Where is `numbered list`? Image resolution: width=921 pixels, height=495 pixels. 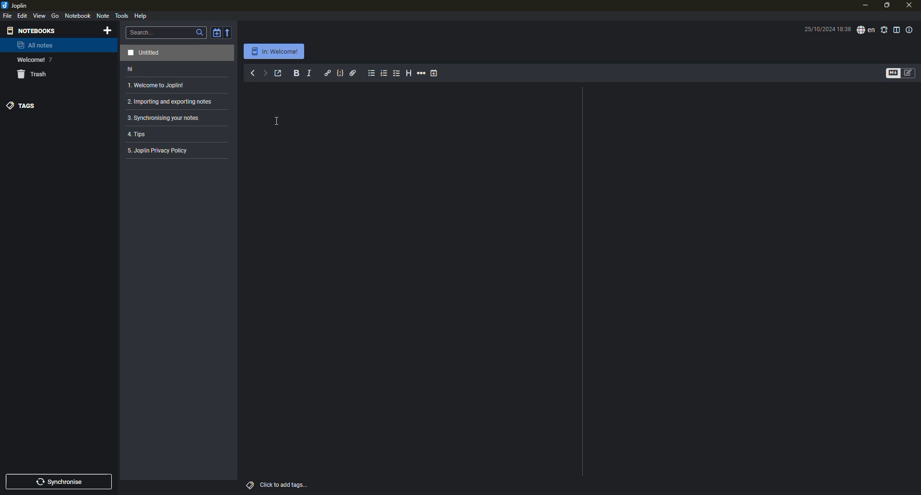
numbered list is located at coordinates (384, 73).